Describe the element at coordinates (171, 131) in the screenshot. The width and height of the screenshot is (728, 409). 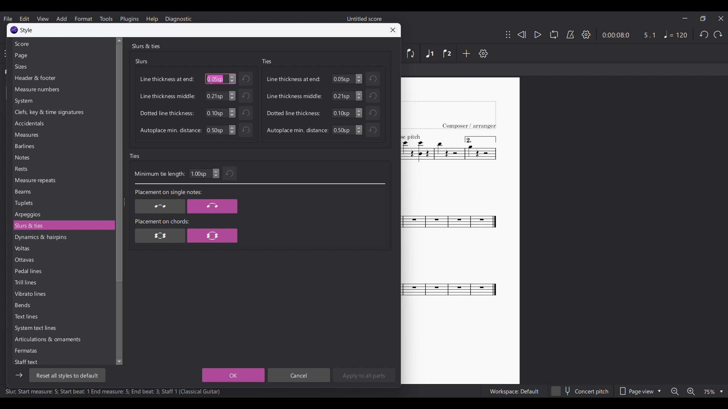
I see `Autoplace min. distance` at that location.